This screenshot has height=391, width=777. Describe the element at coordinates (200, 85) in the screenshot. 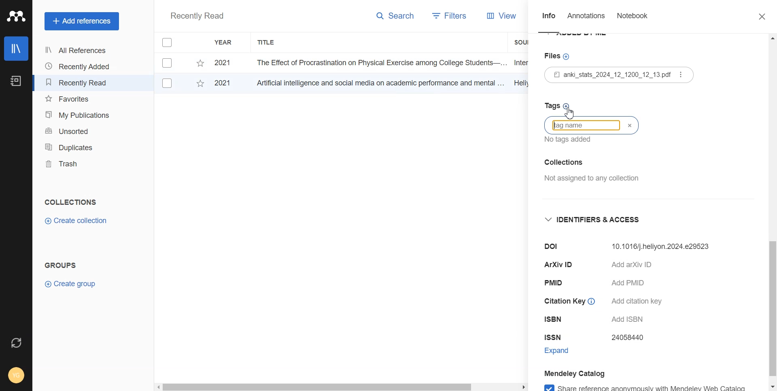

I see `Starred` at that location.